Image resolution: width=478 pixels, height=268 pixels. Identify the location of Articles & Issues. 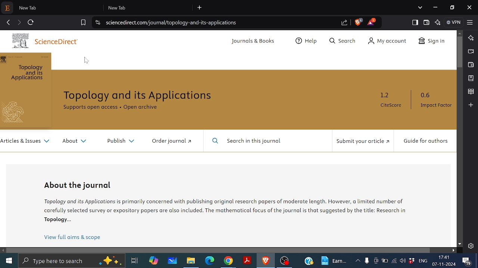
(26, 141).